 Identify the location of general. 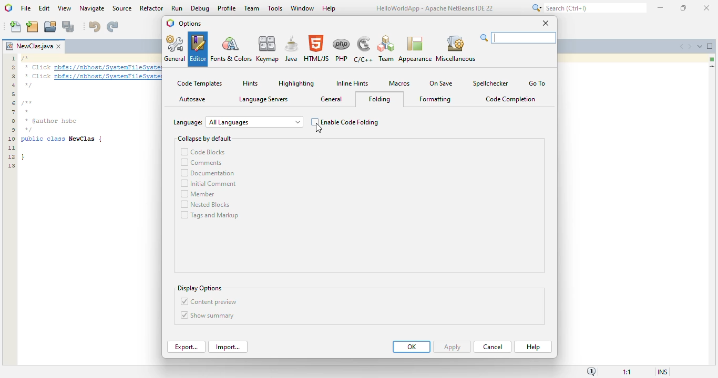
(332, 99).